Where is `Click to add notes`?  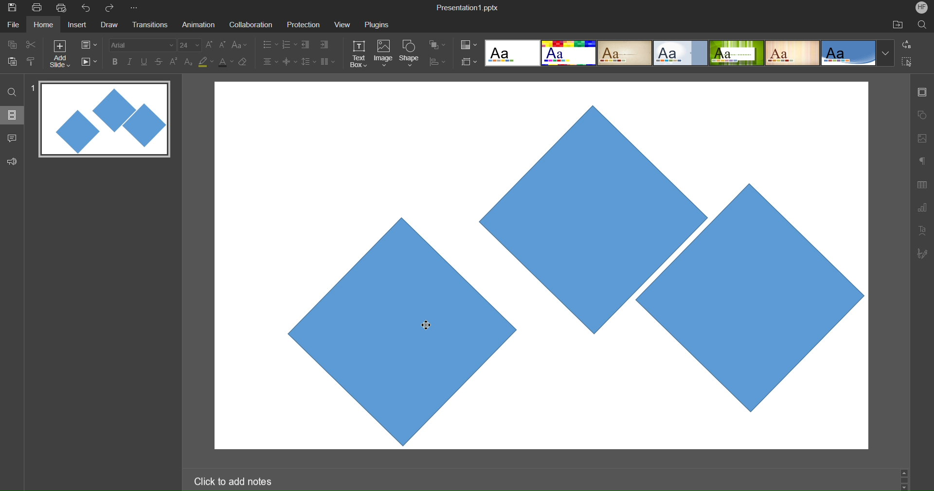
Click to add notes is located at coordinates (233, 481).